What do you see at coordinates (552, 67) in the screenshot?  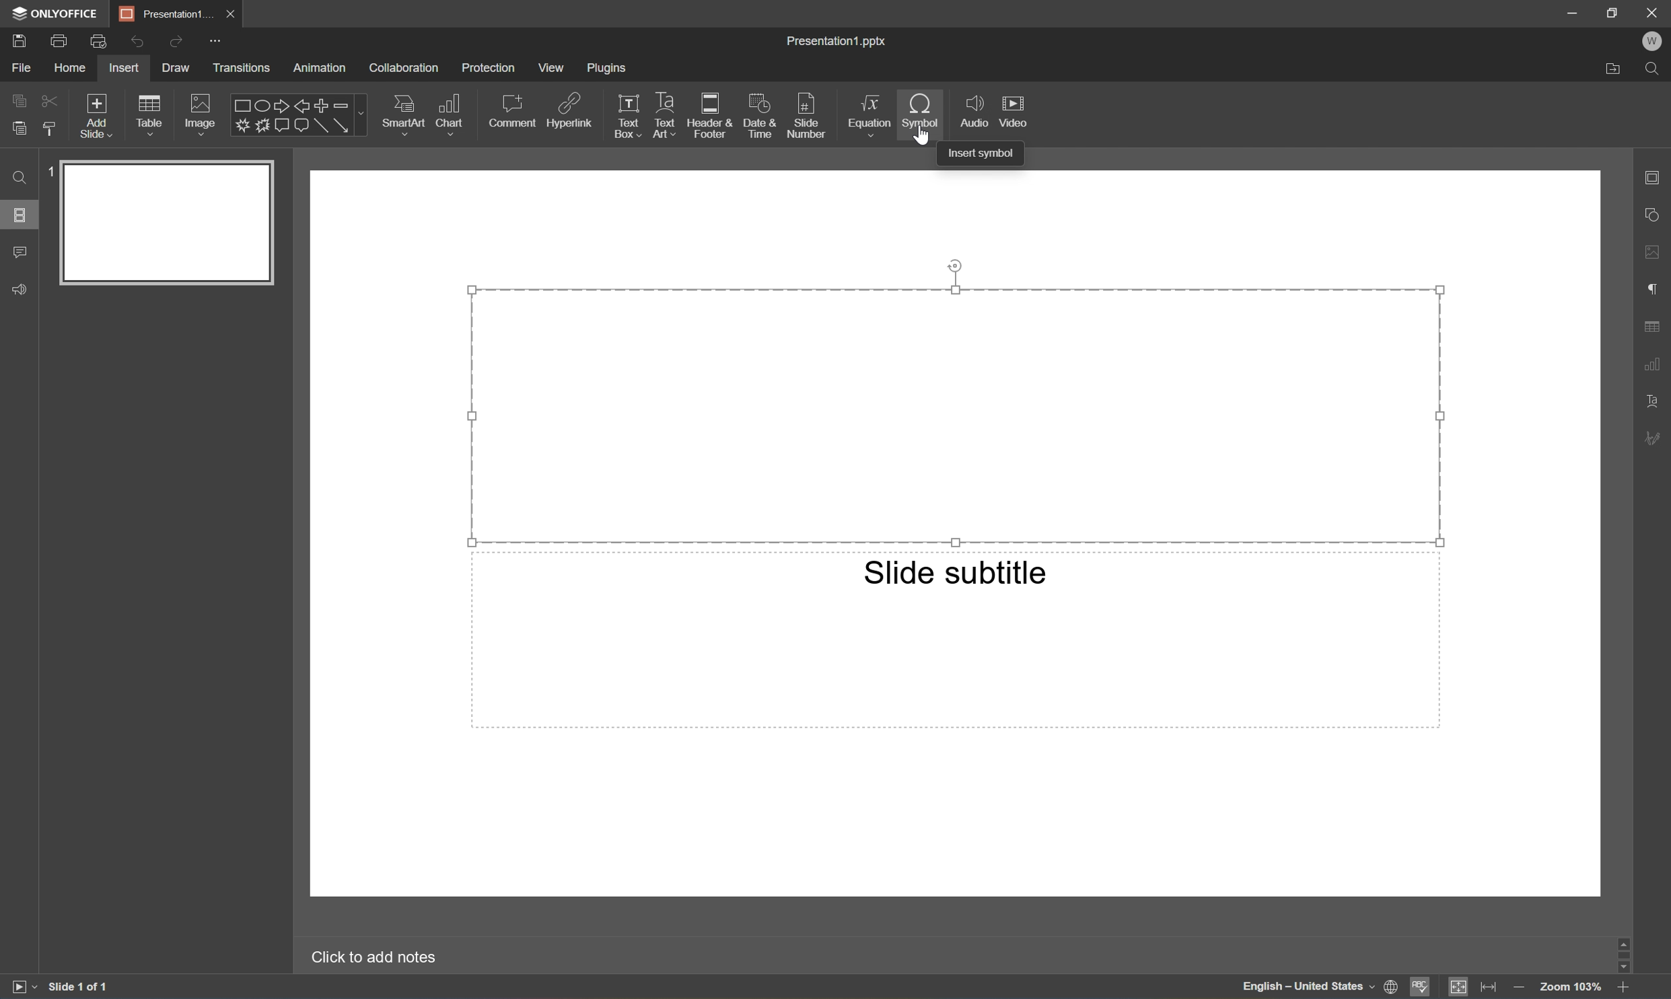 I see `View` at bounding box center [552, 67].